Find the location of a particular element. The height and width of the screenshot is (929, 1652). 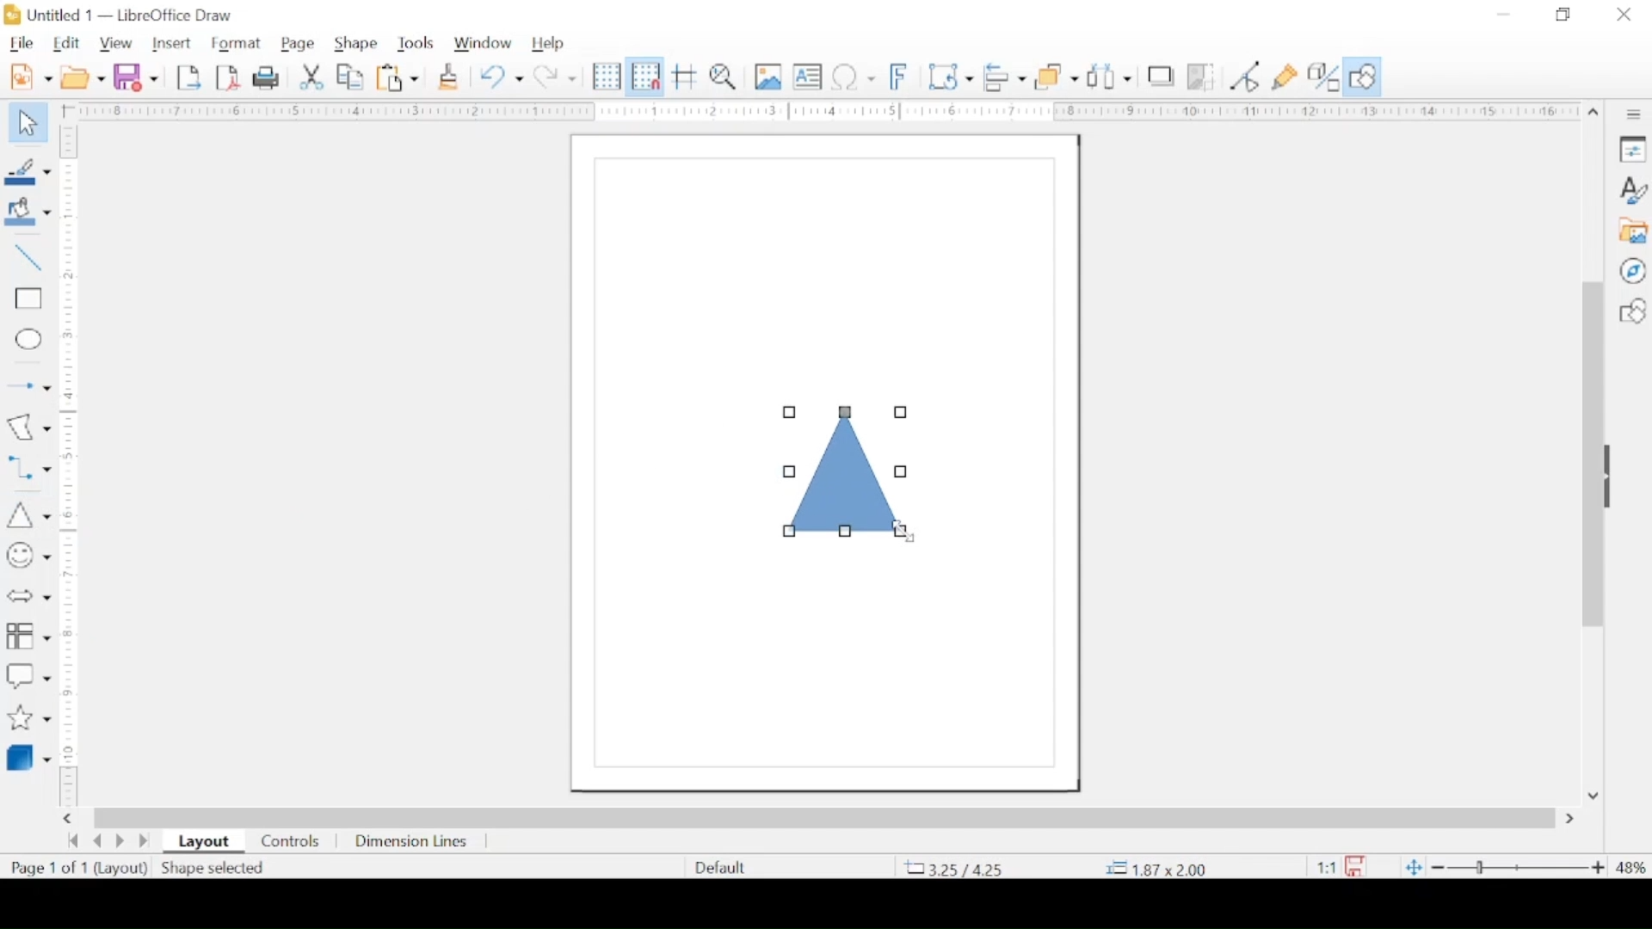

styles is located at coordinates (1634, 189).